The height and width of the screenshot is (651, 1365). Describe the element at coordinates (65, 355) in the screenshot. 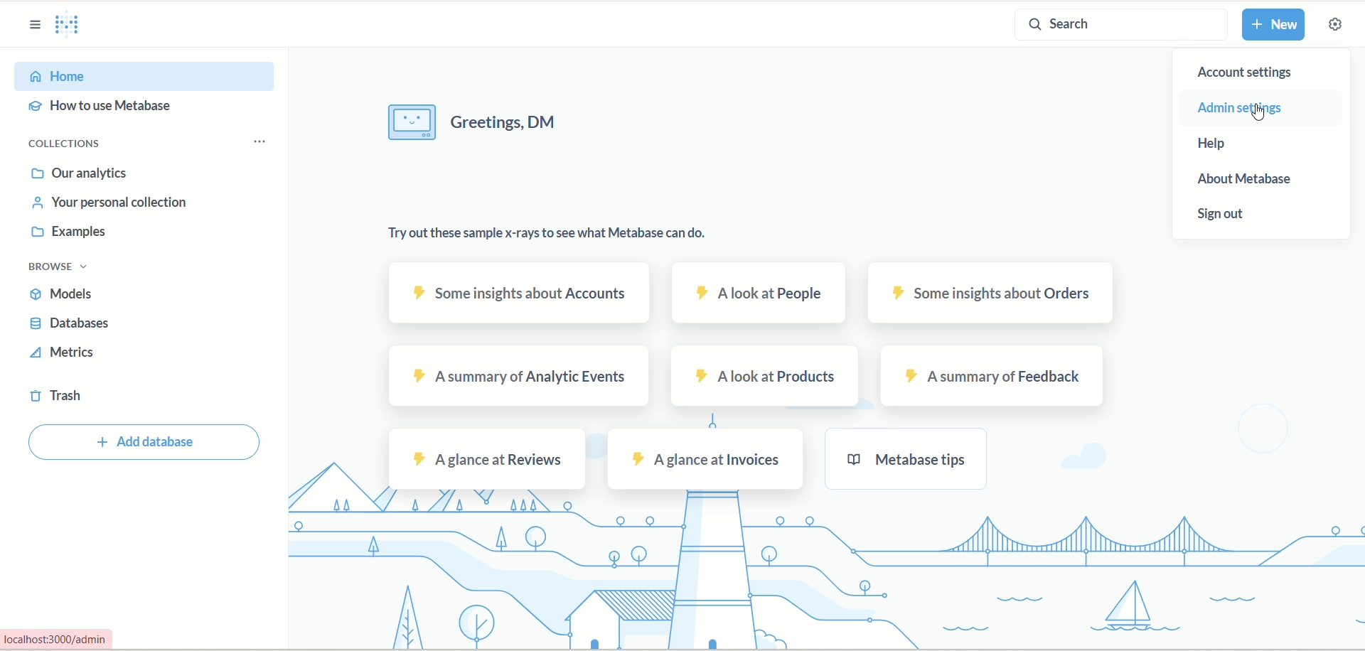

I see `metrics` at that location.